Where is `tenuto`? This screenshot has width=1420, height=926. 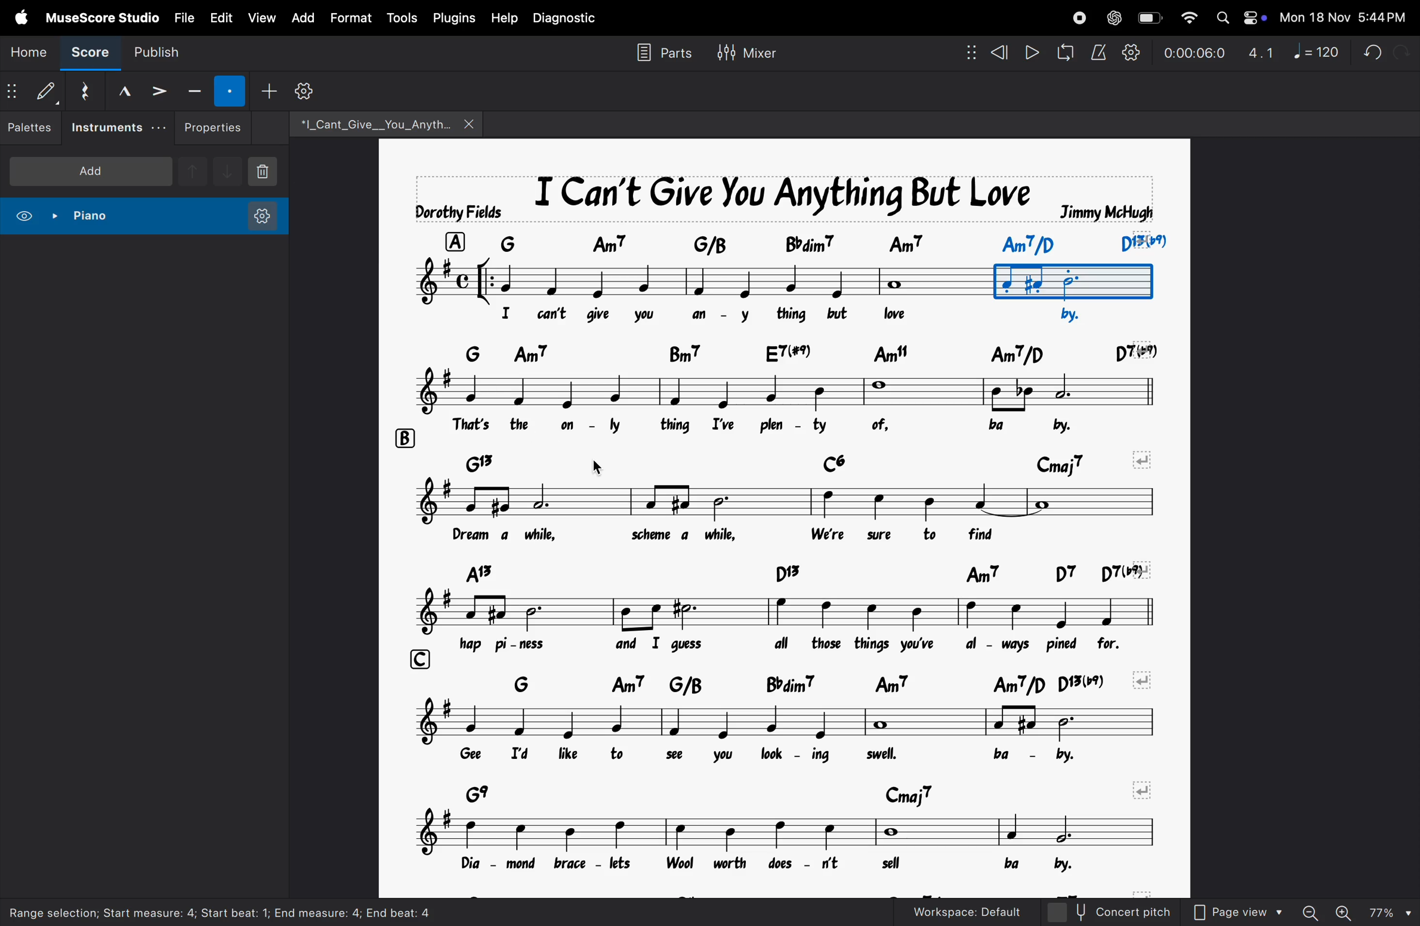 tenuto is located at coordinates (195, 89).